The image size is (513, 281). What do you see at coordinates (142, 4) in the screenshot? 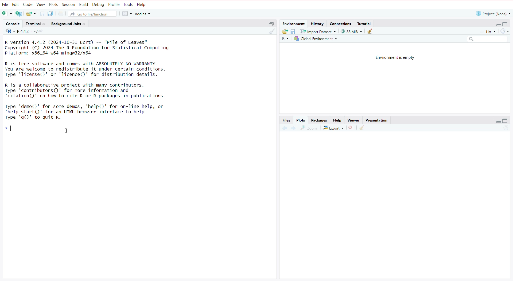
I see `Help` at bounding box center [142, 4].